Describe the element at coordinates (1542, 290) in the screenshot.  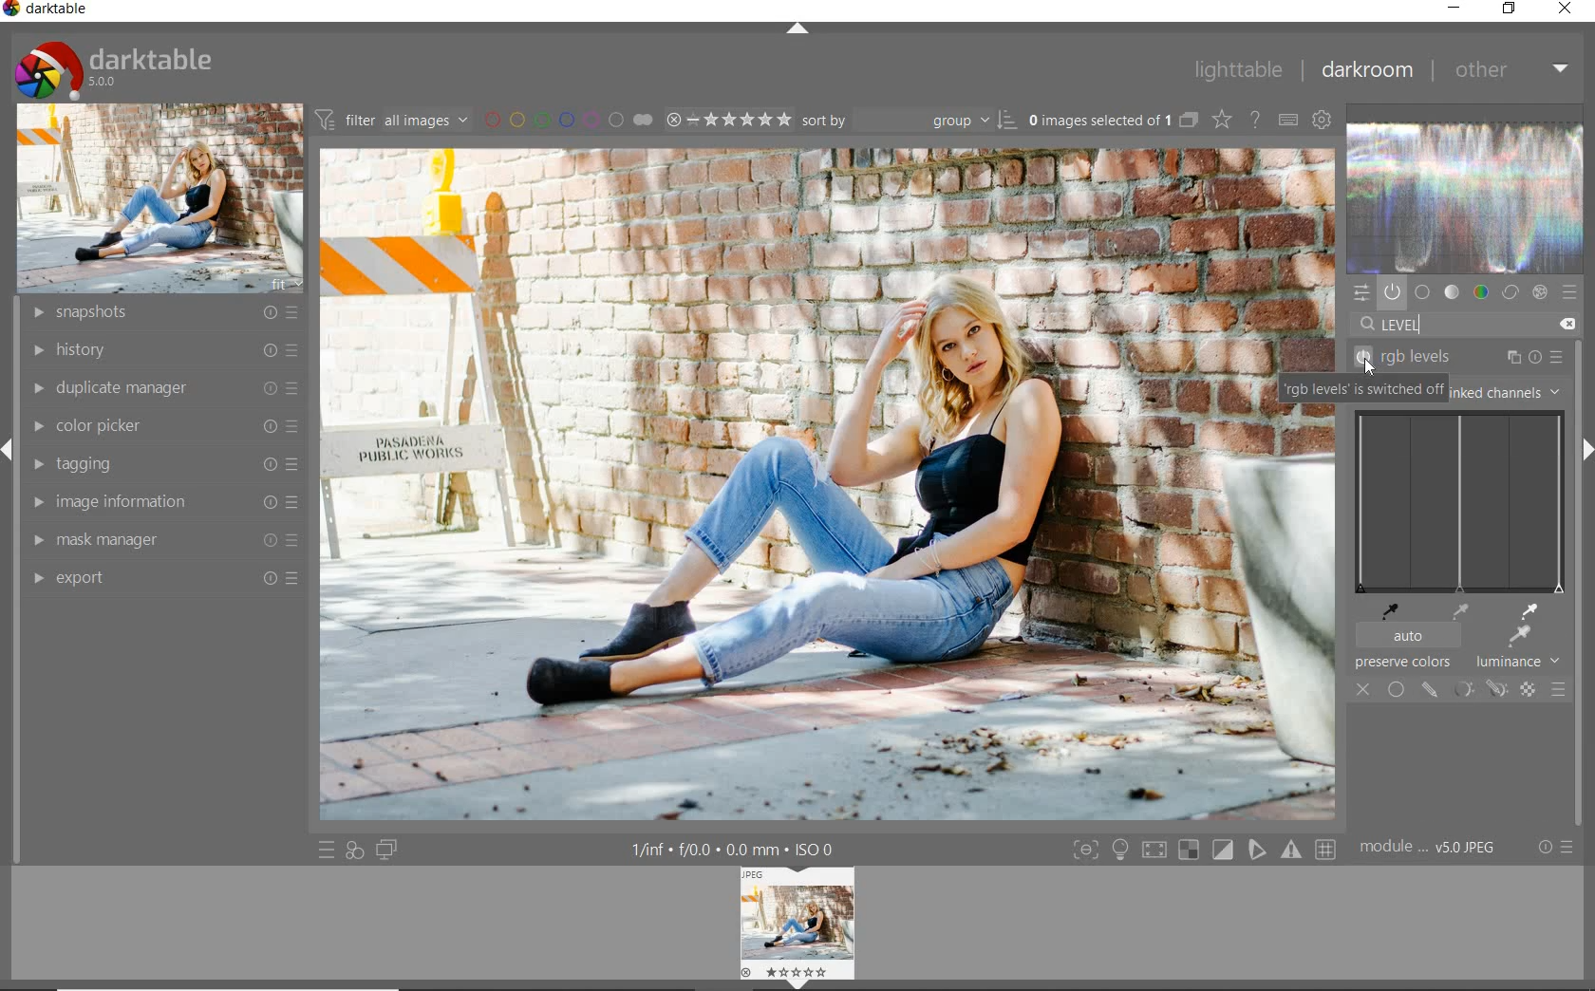
I see `effect` at that location.